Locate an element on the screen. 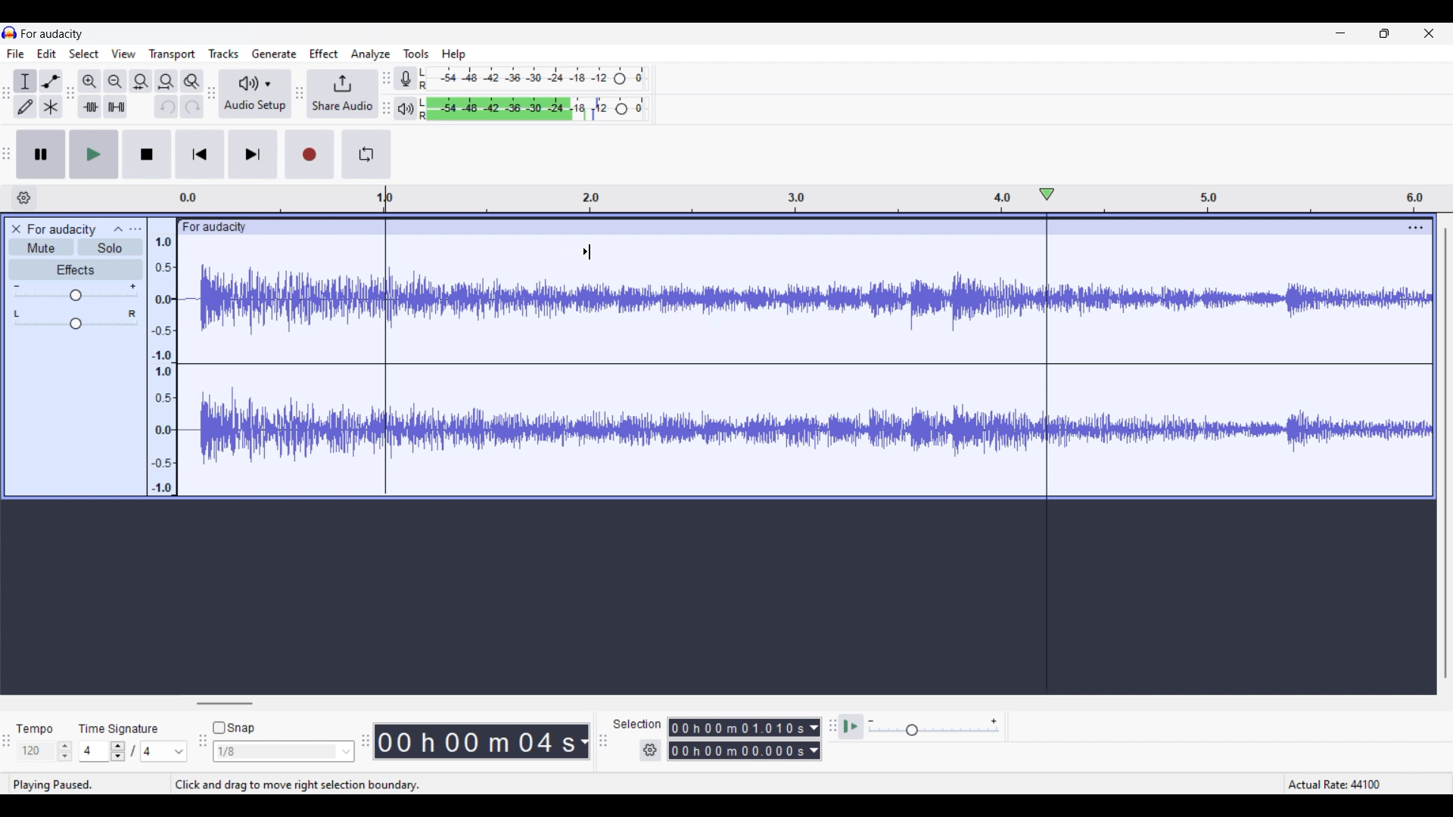 Image resolution: width=1453 pixels, height=817 pixels. Fit track to width is located at coordinates (166, 82).